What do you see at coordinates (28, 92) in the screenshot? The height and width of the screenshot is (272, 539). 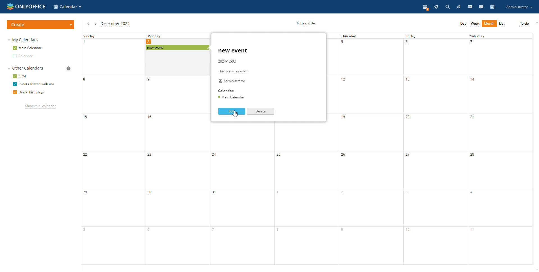 I see `users' birthdays` at bounding box center [28, 92].